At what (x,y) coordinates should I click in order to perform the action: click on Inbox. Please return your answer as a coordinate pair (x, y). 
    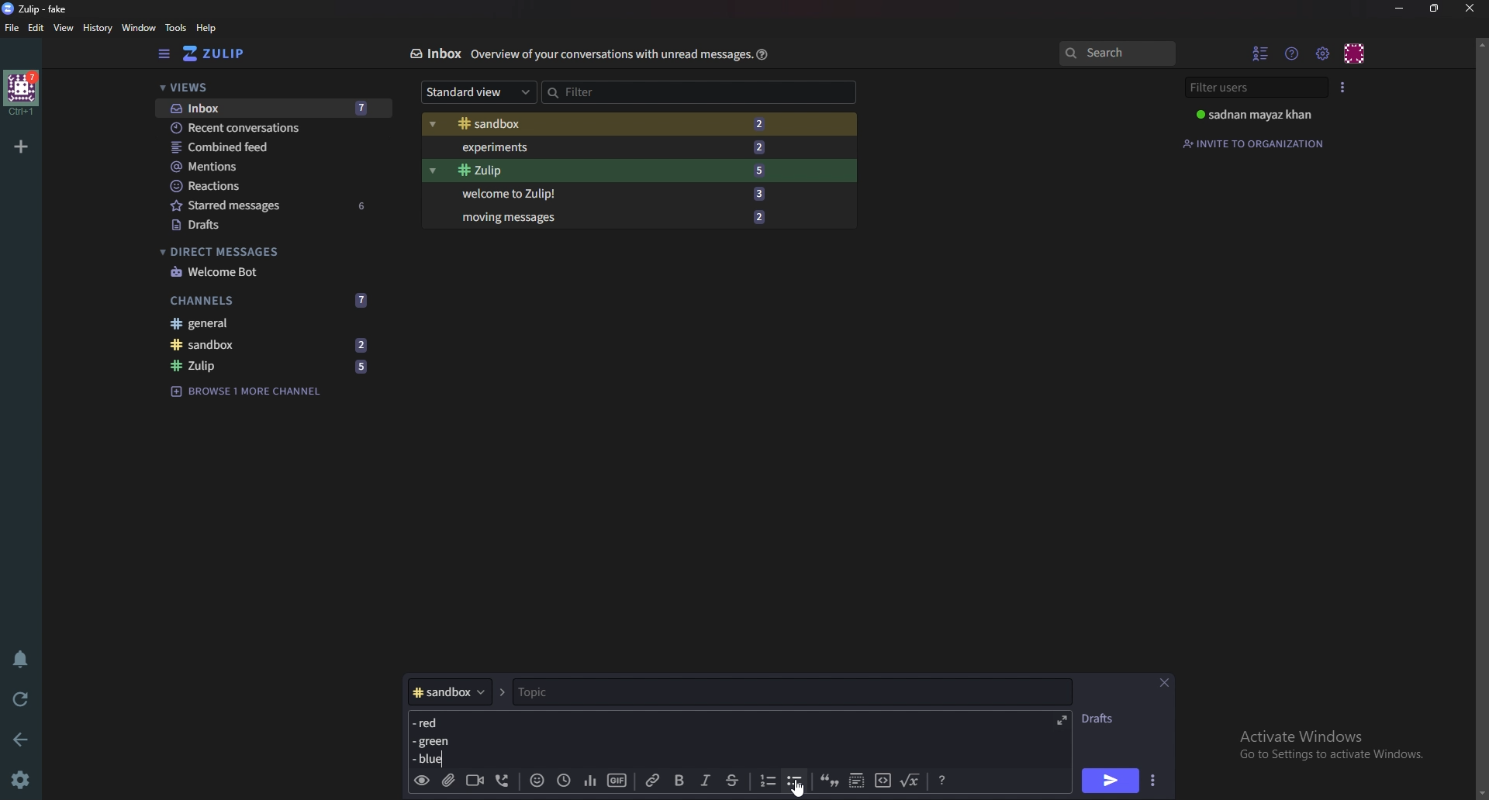
    Looking at the image, I should click on (434, 53).